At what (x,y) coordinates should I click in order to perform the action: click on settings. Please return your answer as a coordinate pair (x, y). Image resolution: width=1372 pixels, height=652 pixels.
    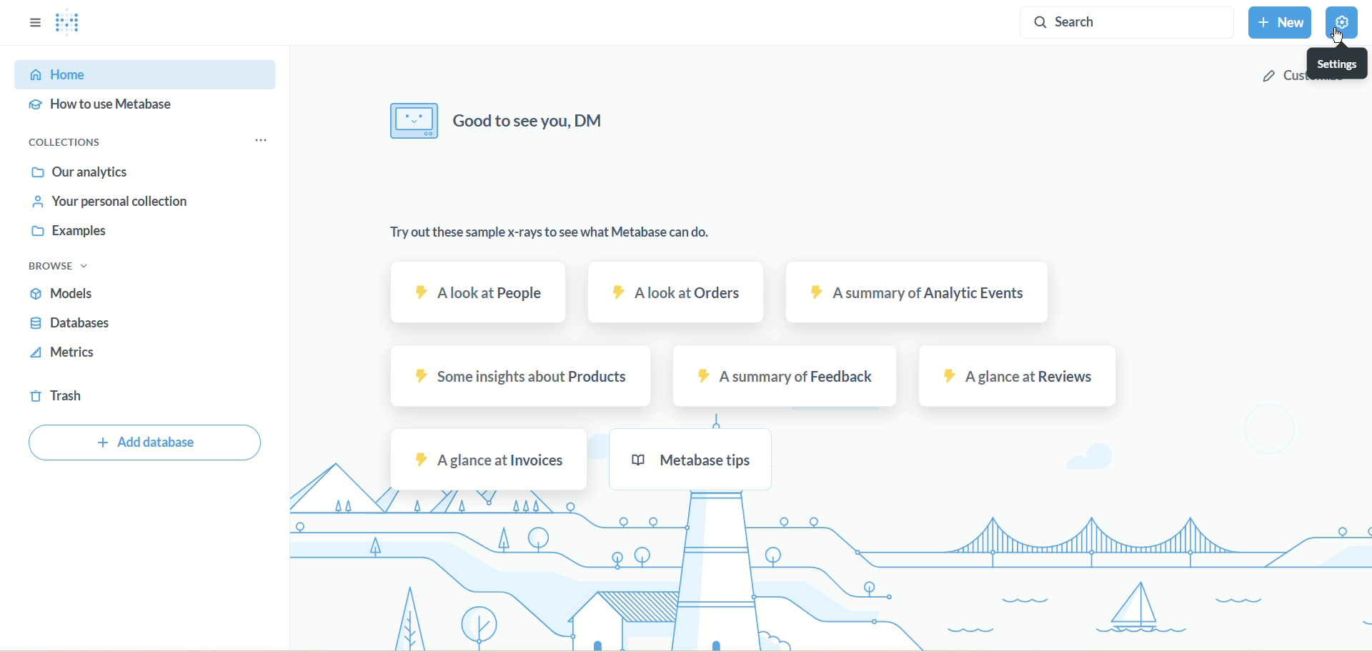
    Looking at the image, I should click on (1341, 22).